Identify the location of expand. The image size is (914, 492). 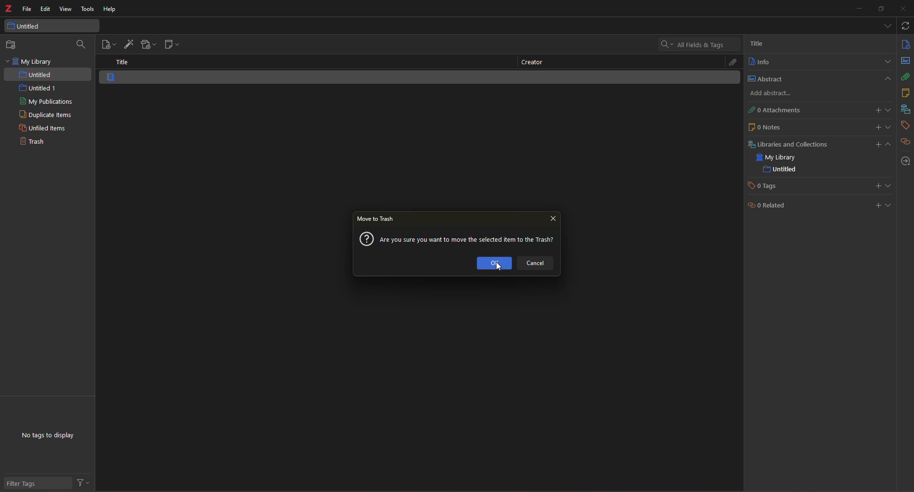
(888, 186).